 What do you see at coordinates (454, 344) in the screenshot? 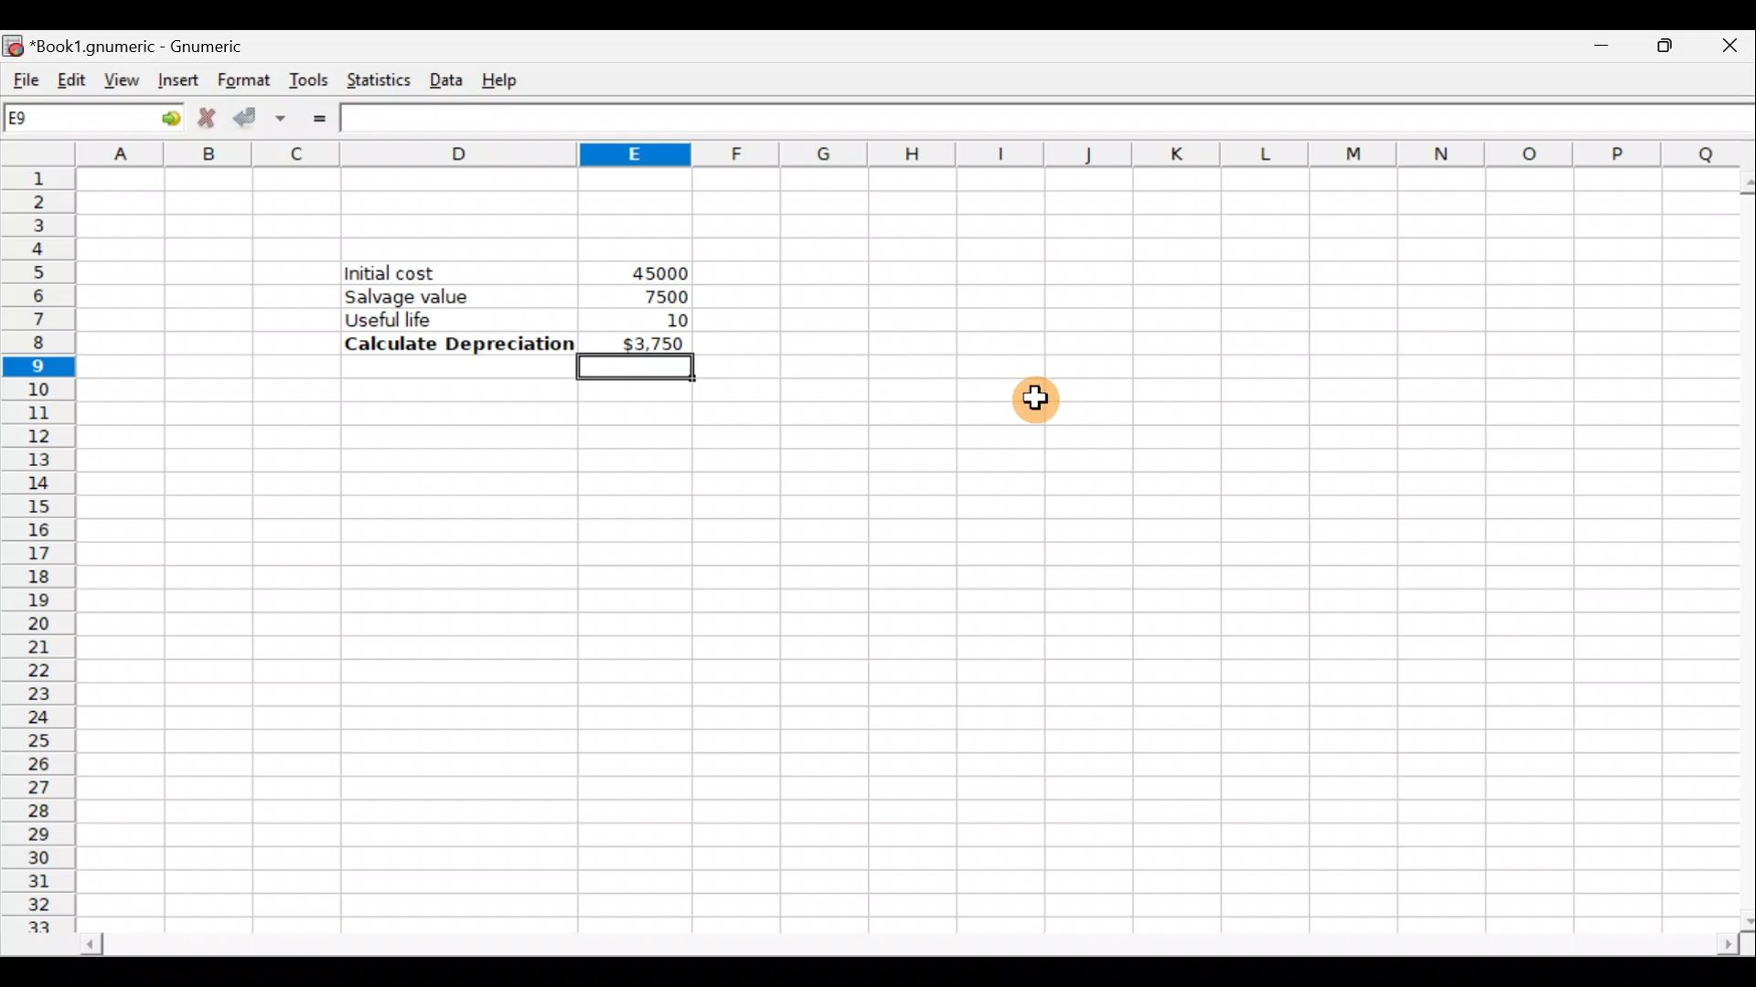
I see `Calculate Depreciation` at bounding box center [454, 344].